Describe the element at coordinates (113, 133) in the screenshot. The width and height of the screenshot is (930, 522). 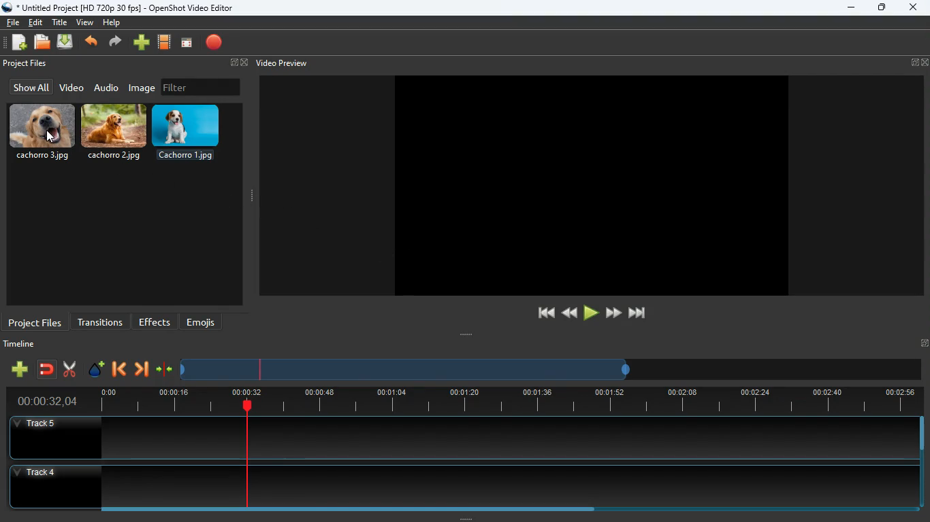
I see `cachorro.2.jpg` at that location.